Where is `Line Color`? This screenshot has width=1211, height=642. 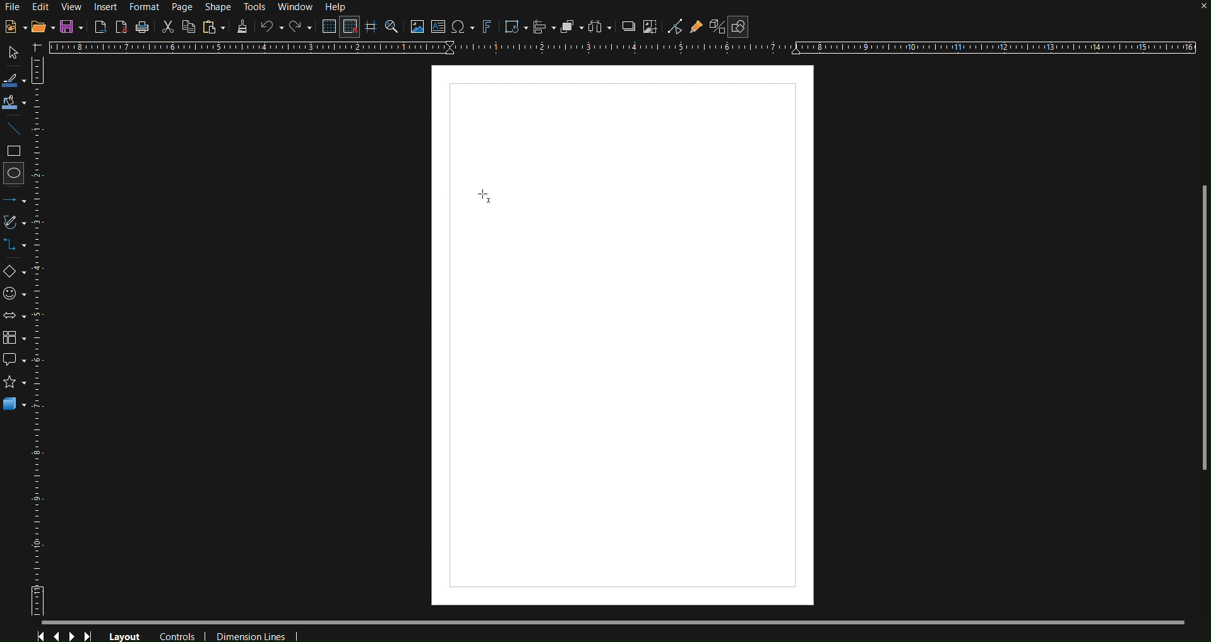
Line Color is located at coordinates (14, 79).